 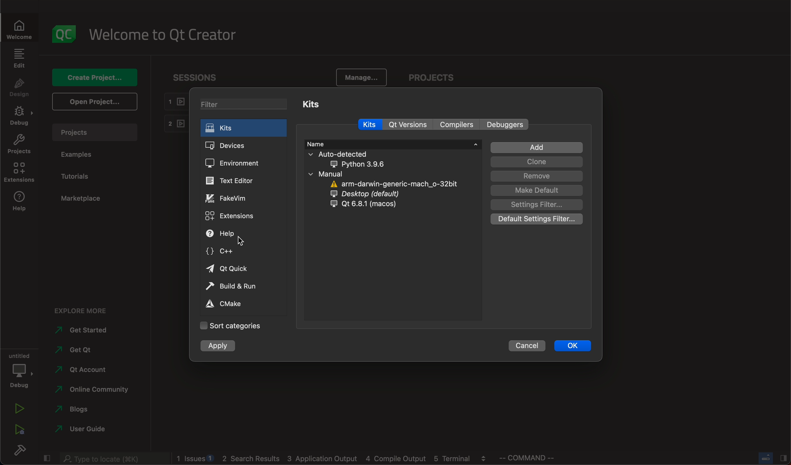 What do you see at coordinates (19, 143) in the screenshot?
I see `projects` at bounding box center [19, 143].